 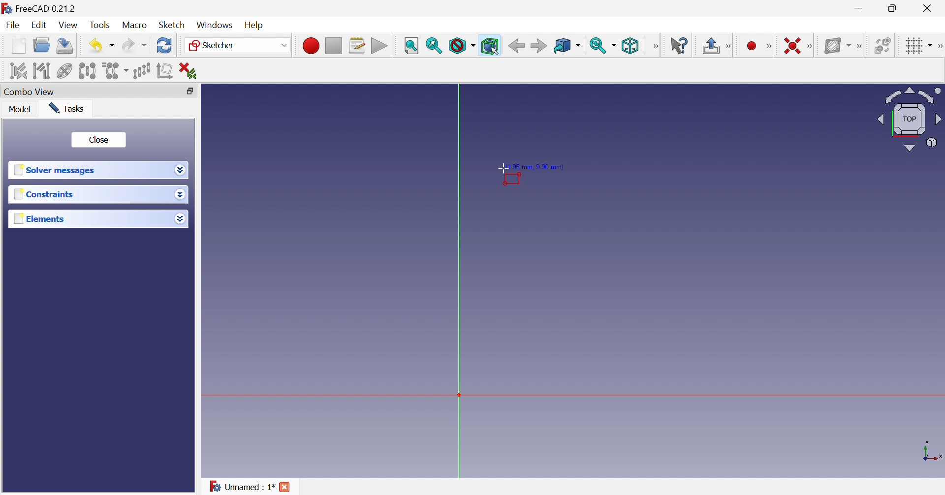 What do you see at coordinates (918, 45) in the screenshot?
I see `Toggle grid` at bounding box center [918, 45].